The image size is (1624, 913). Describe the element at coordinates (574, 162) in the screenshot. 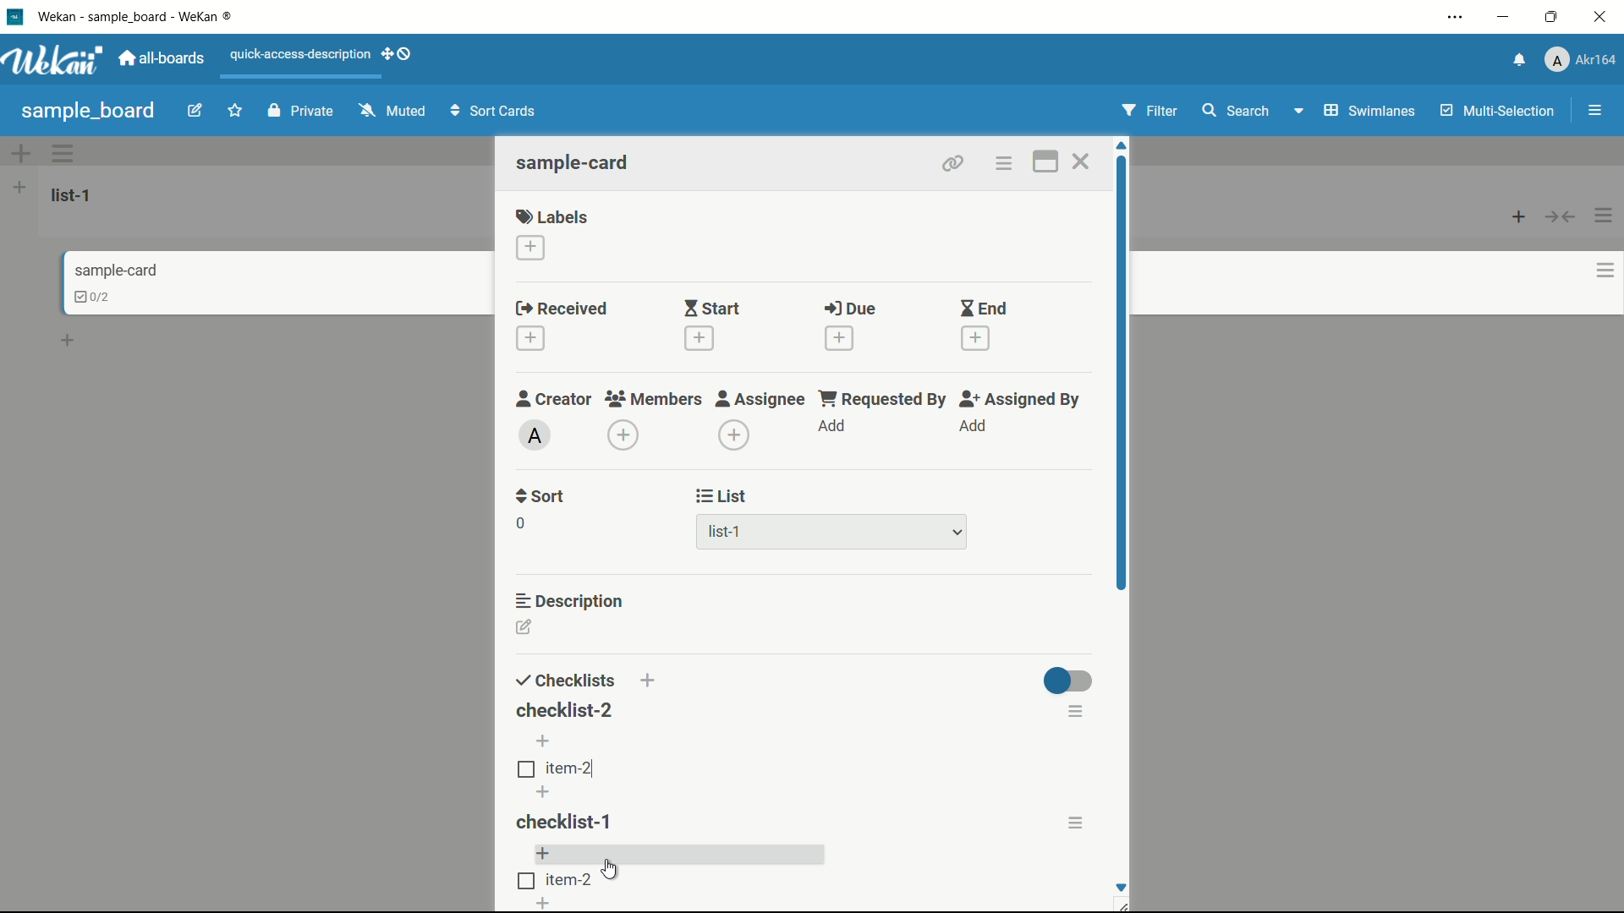

I see `card name` at that location.